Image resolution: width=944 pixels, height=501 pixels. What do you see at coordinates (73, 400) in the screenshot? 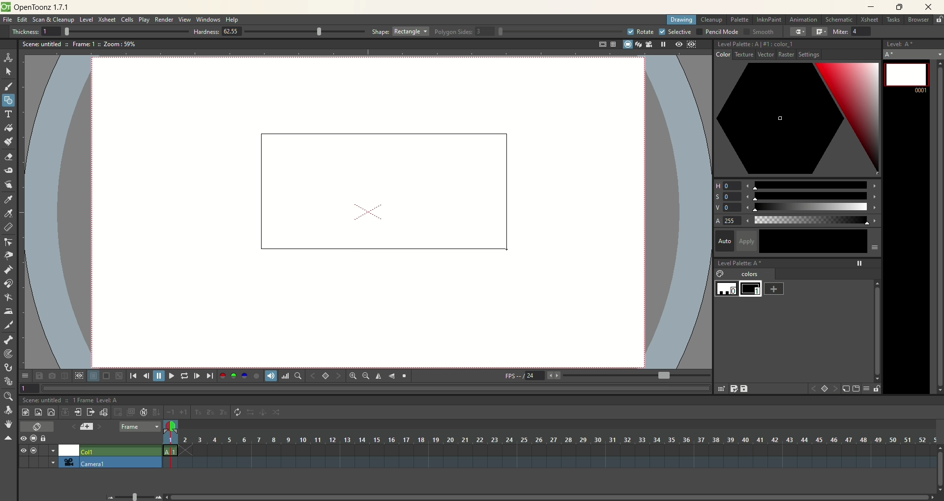
I see `scene untitled :: 1 Frame level : A` at bounding box center [73, 400].